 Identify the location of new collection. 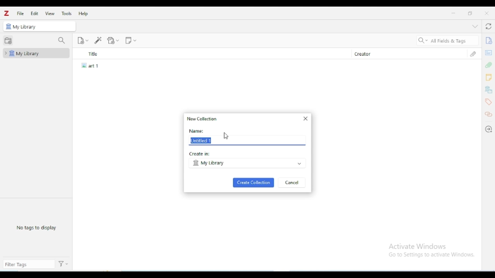
(8, 40).